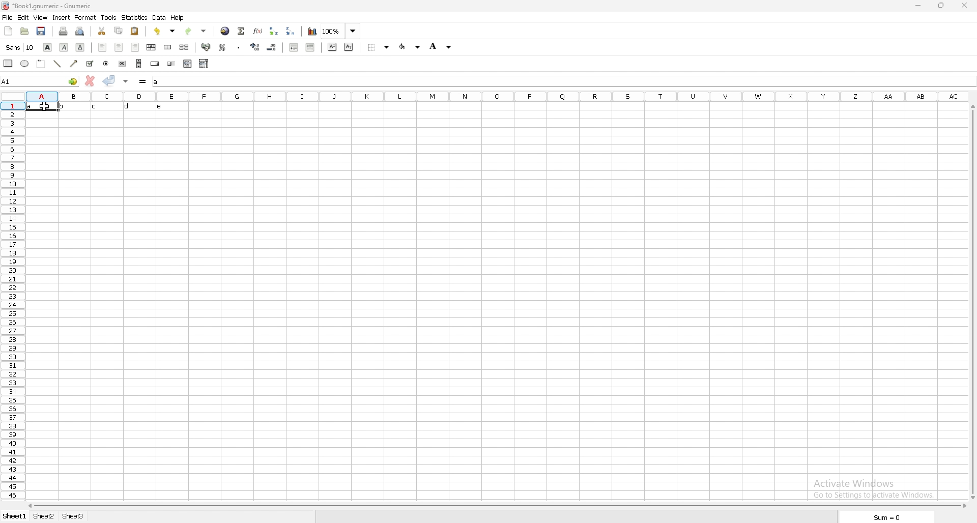 This screenshot has width=977, height=523. I want to click on scroll bar, so click(972, 303).